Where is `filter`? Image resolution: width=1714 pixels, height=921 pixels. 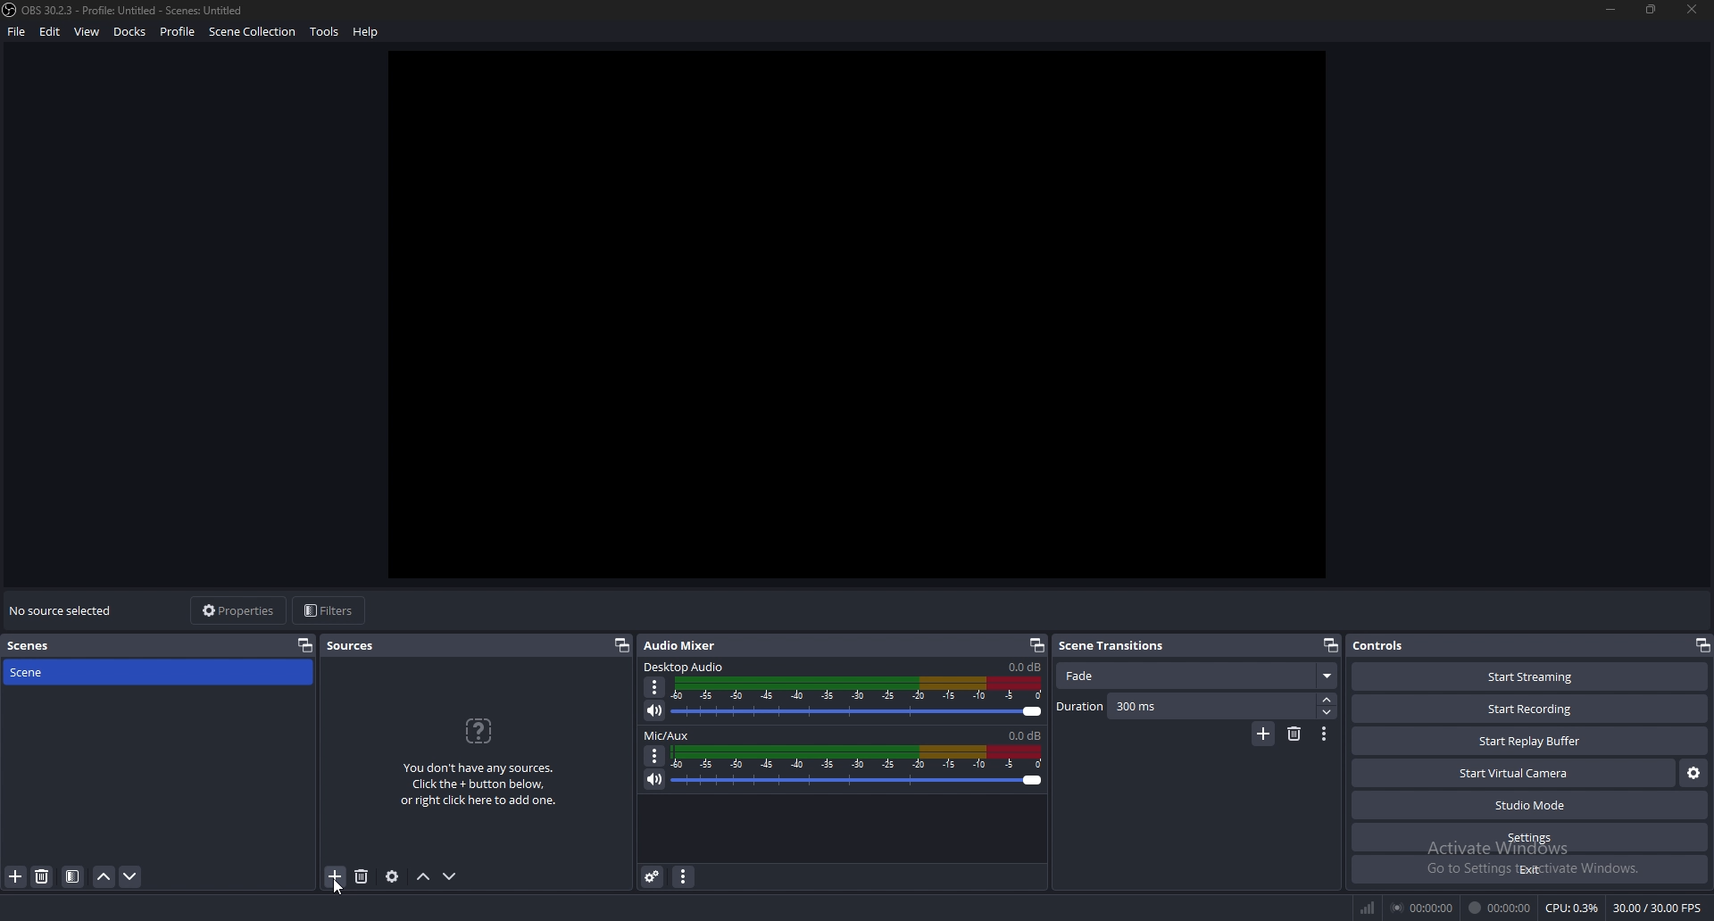
filter is located at coordinates (73, 876).